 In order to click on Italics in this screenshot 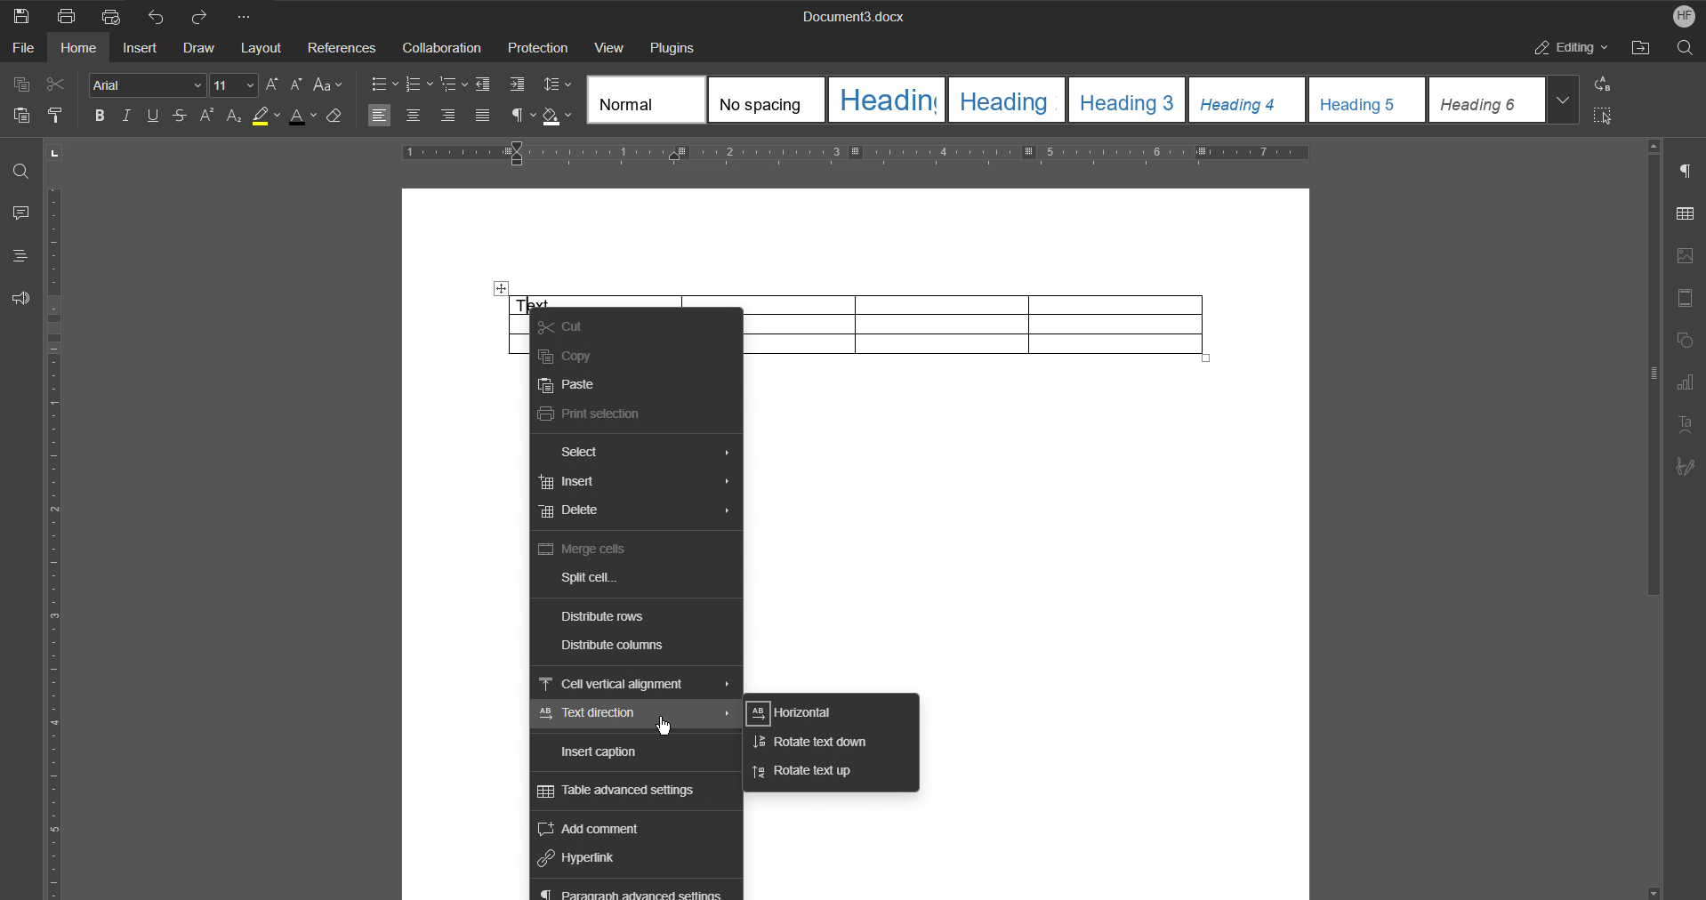, I will do `click(129, 117)`.